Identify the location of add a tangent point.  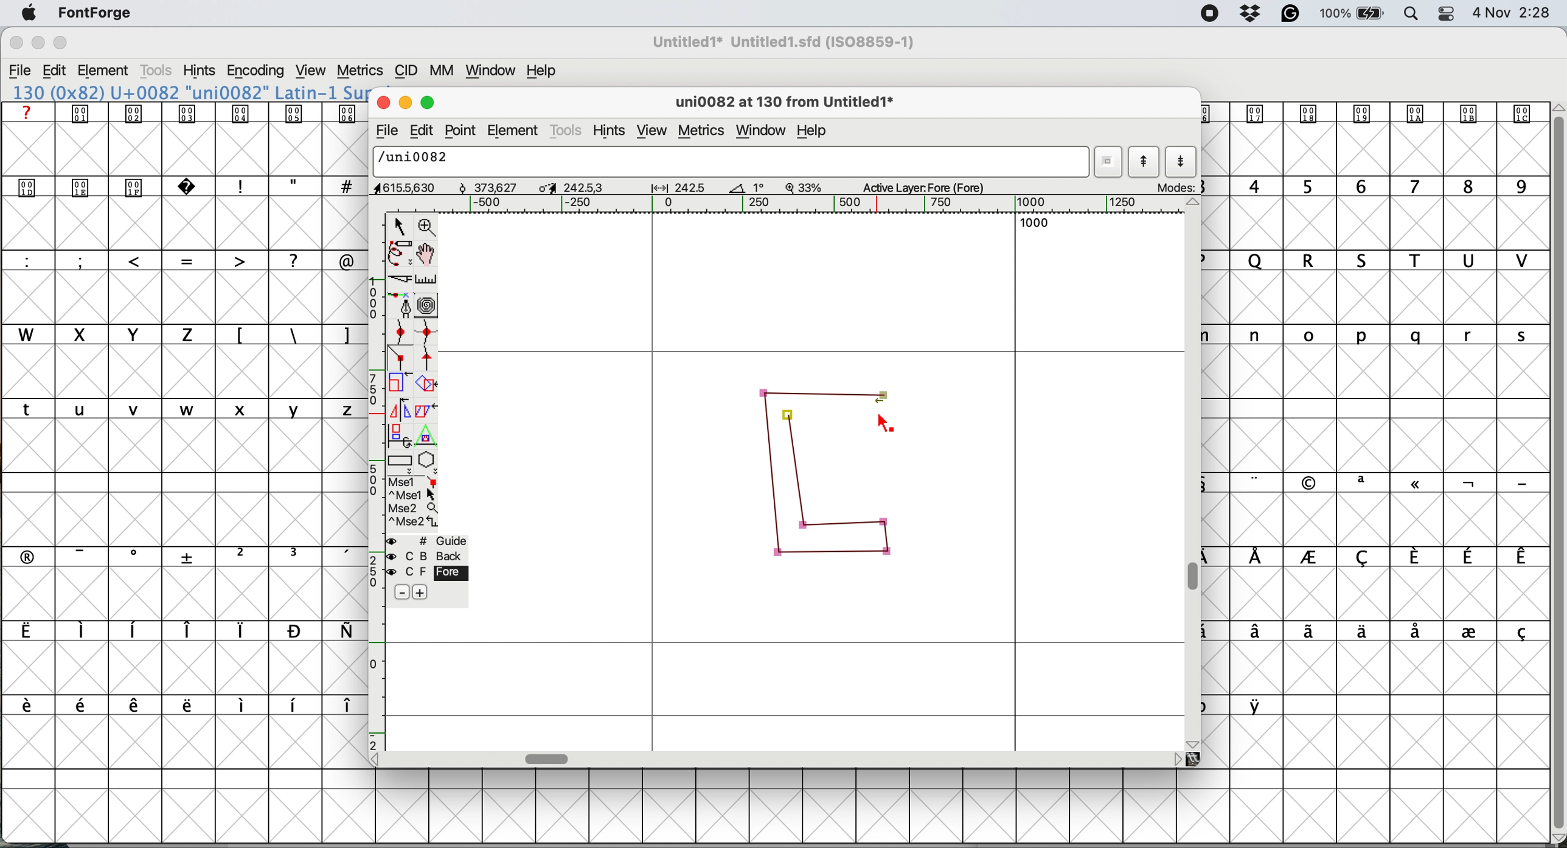
(428, 358).